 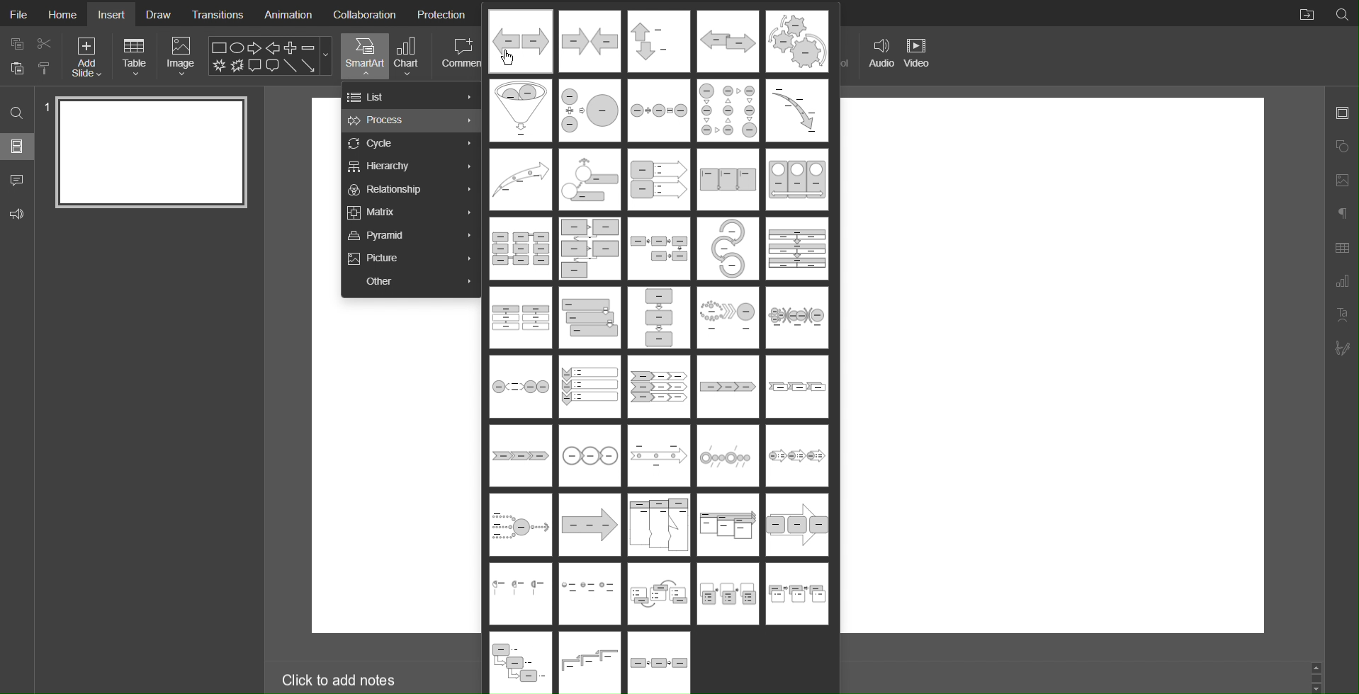 What do you see at coordinates (410, 120) in the screenshot?
I see `Process` at bounding box center [410, 120].